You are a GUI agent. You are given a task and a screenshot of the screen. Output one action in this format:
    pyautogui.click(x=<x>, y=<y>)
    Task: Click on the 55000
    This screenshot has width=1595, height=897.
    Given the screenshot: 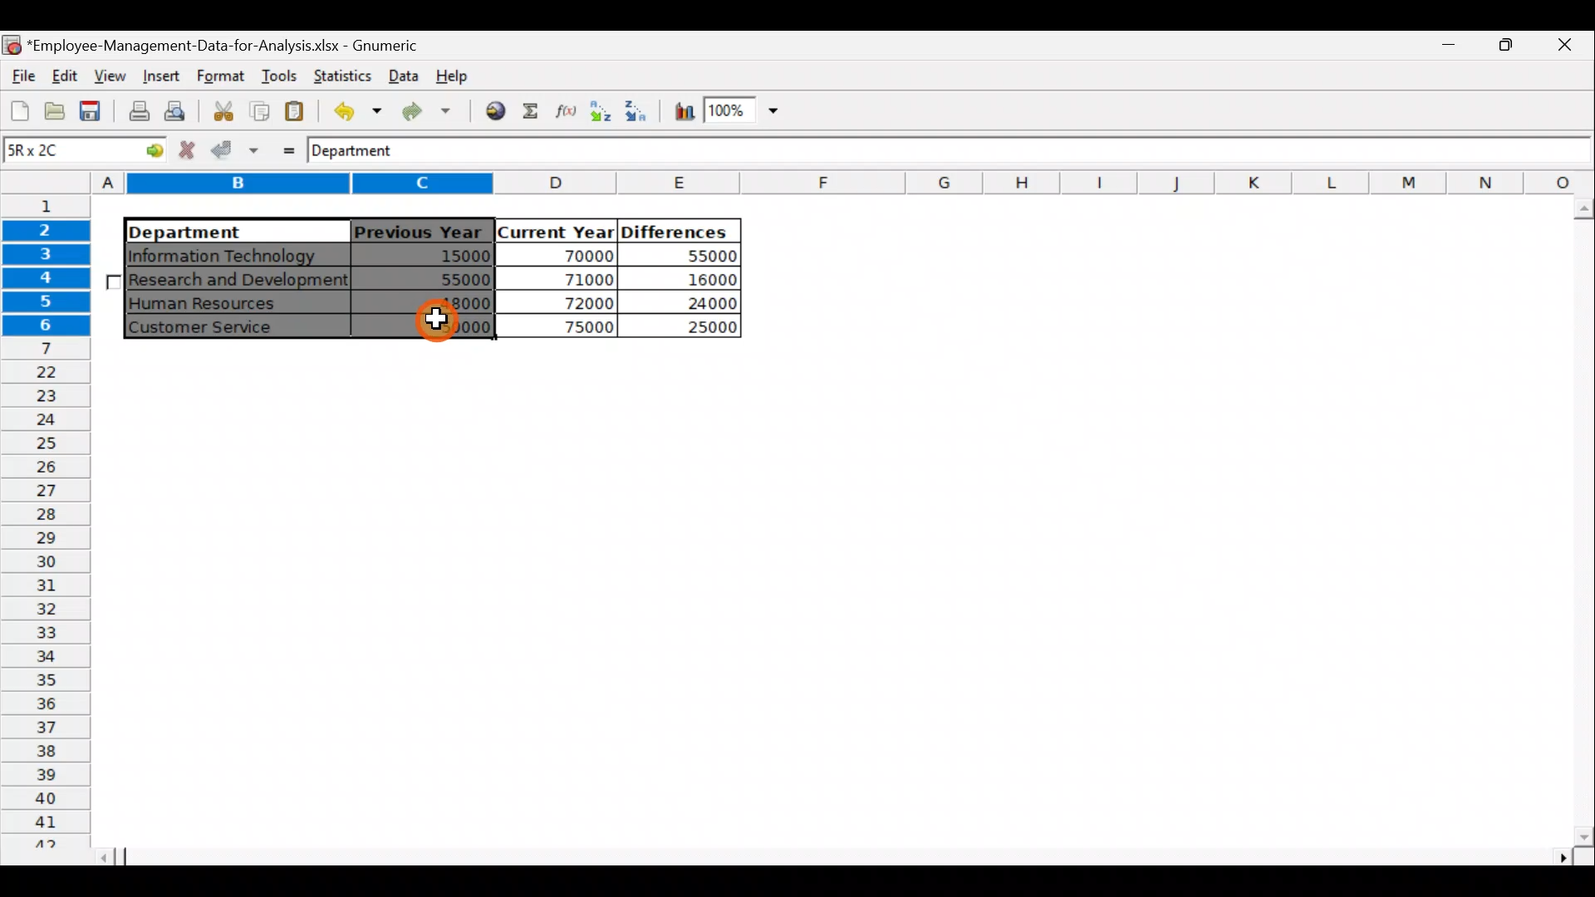 What is the action you would take?
    pyautogui.click(x=704, y=257)
    